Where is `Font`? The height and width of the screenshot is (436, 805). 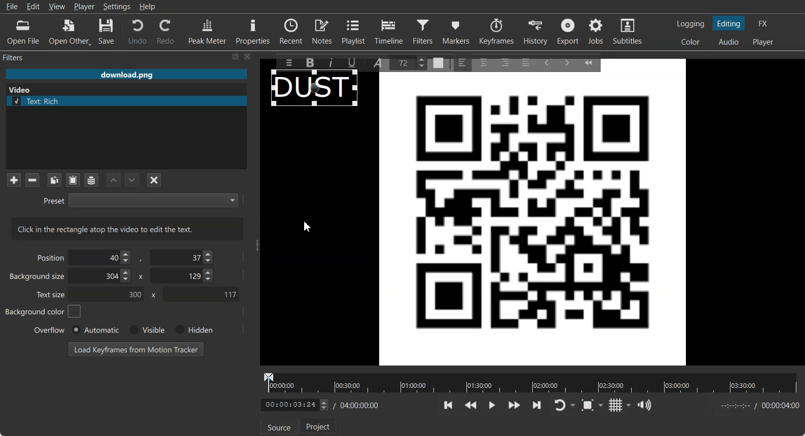 Font is located at coordinates (380, 62).